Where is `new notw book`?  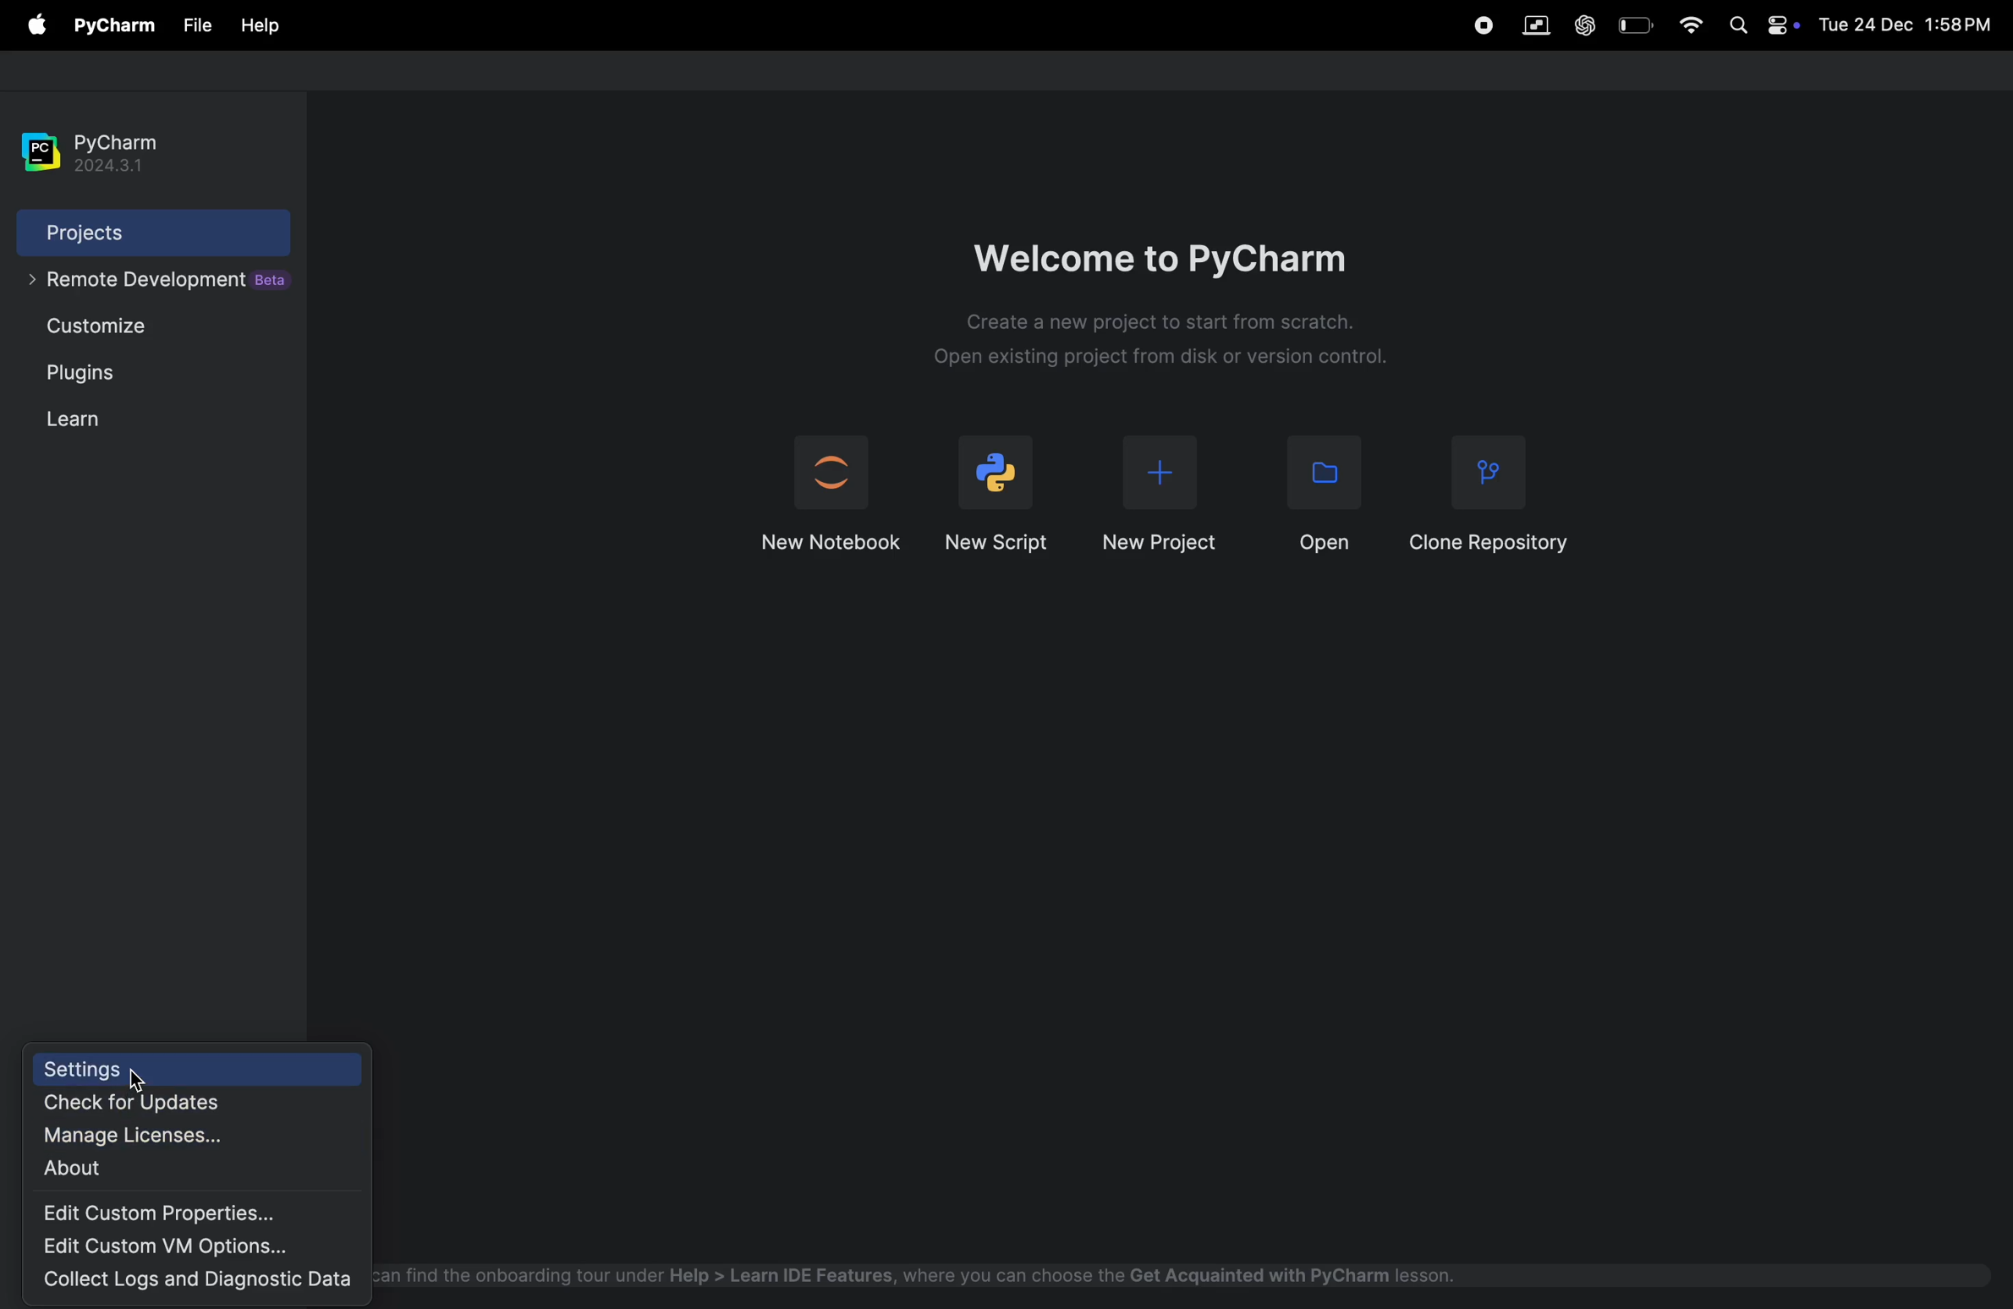 new notw book is located at coordinates (827, 496).